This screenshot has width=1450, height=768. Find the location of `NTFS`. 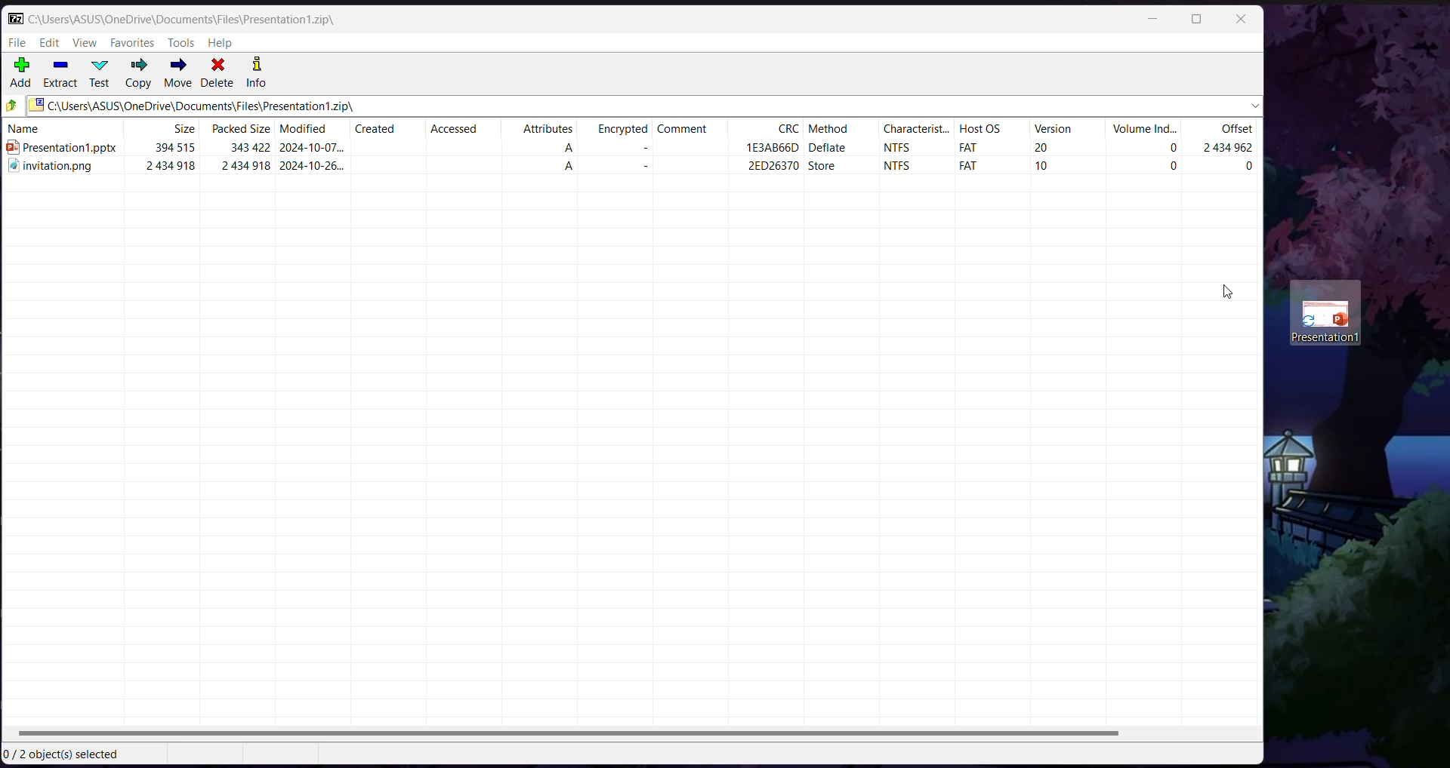

NTFS is located at coordinates (900, 149).